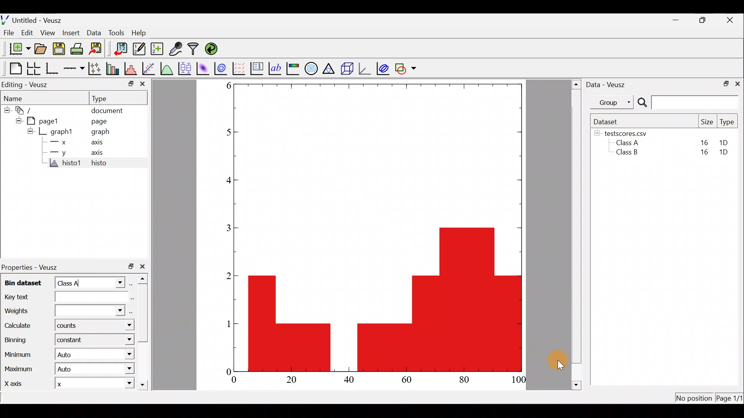 Image resolution: width=744 pixels, height=418 pixels. What do you see at coordinates (156, 48) in the screenshot?
I see `Create new dataset using ranges, parametrically, or as functions of existing datasets.` at bounding box center [156, 48].